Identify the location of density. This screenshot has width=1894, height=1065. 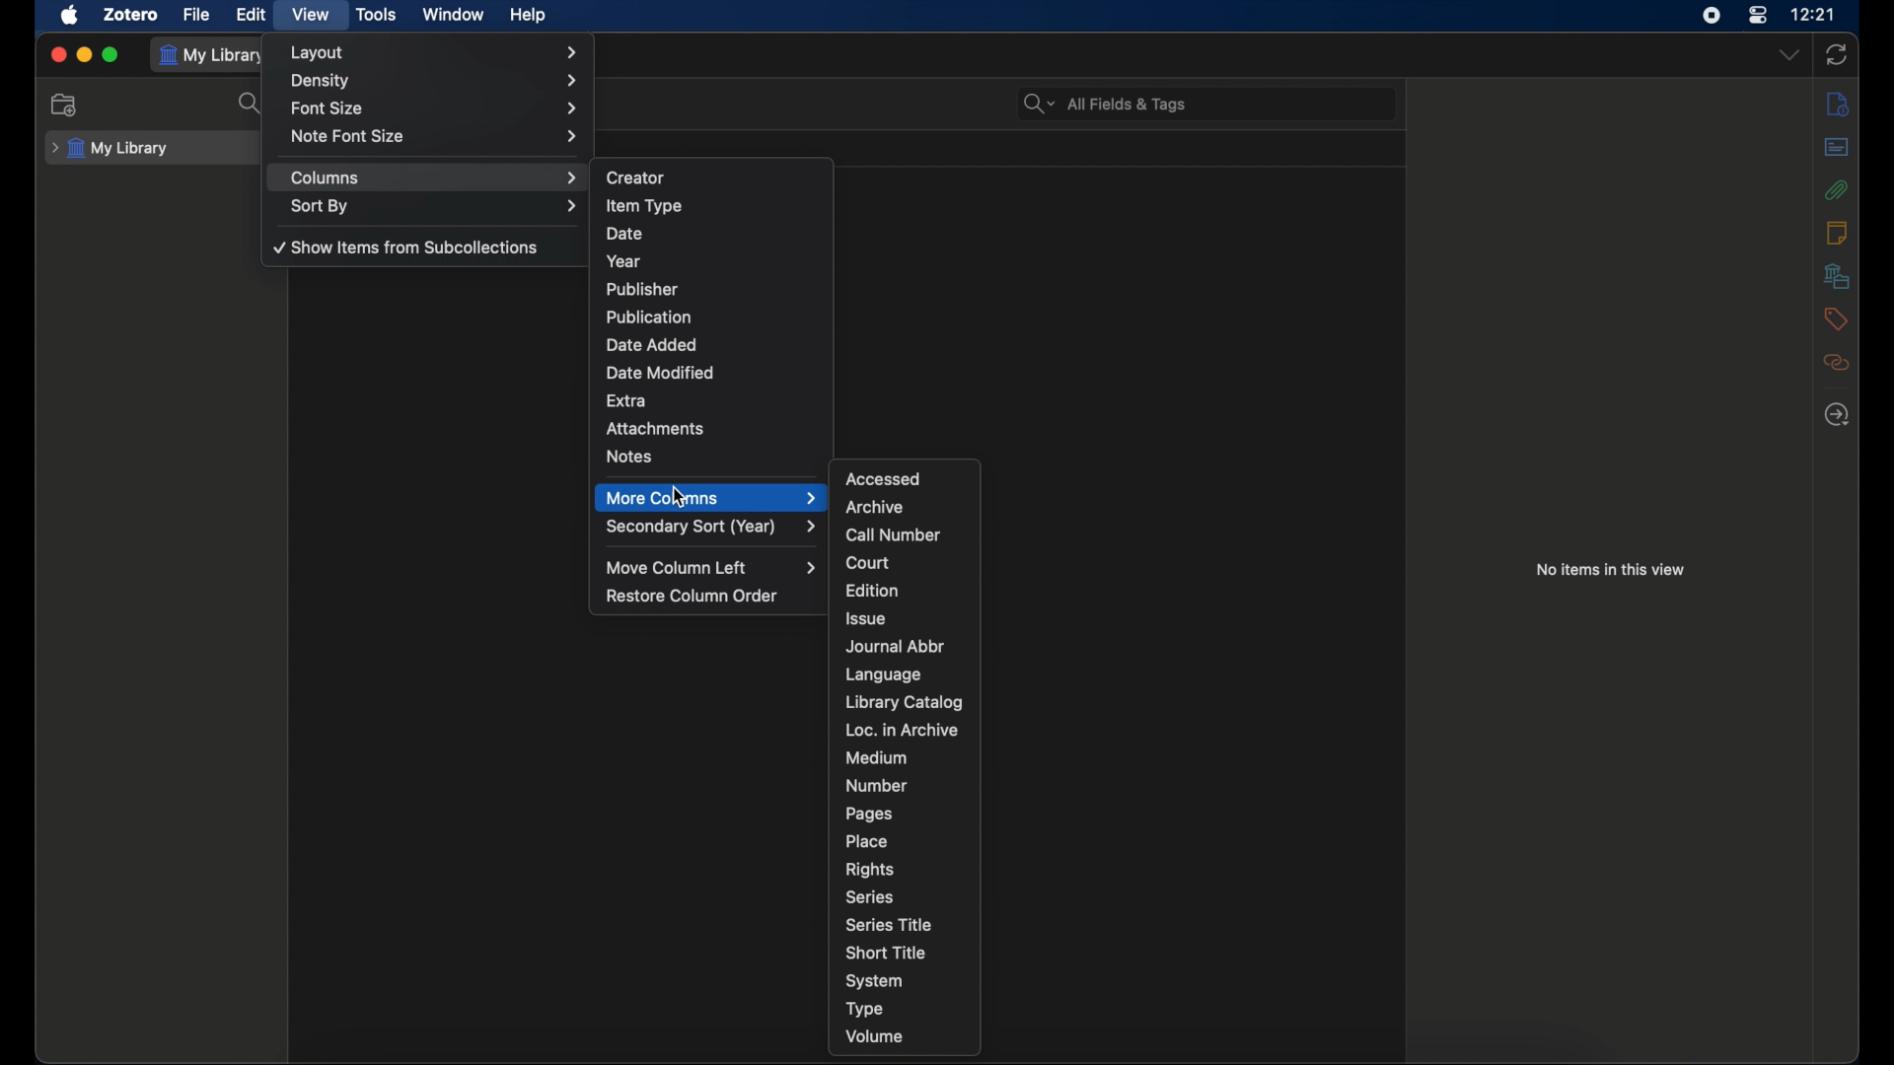
(436, 81).